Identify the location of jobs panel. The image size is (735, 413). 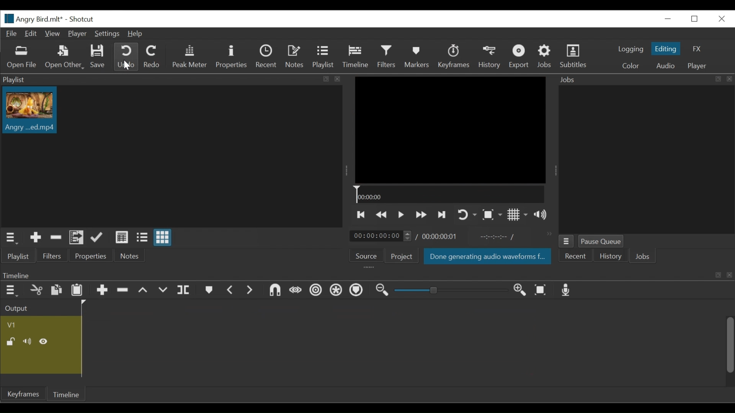
(647, 160).